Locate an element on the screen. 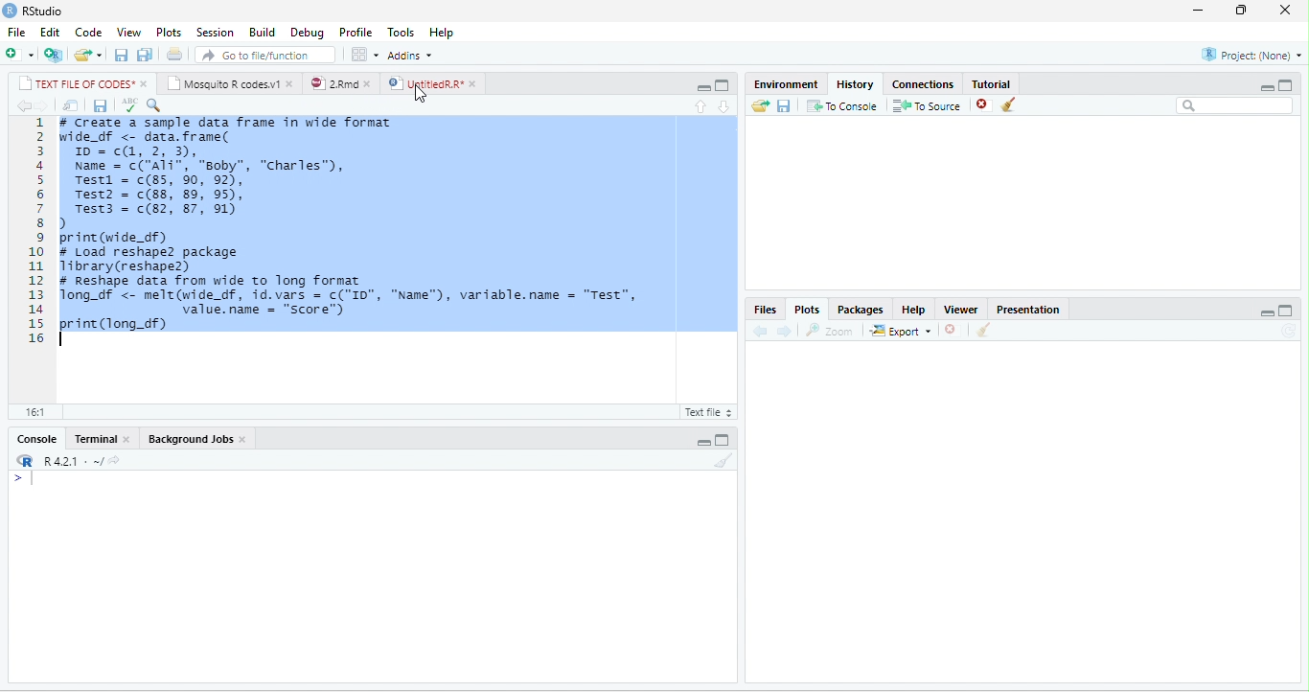 Image resolution: width=1309 pixels, height=692 pixels. maximize is located at coordinates (1287, 311).